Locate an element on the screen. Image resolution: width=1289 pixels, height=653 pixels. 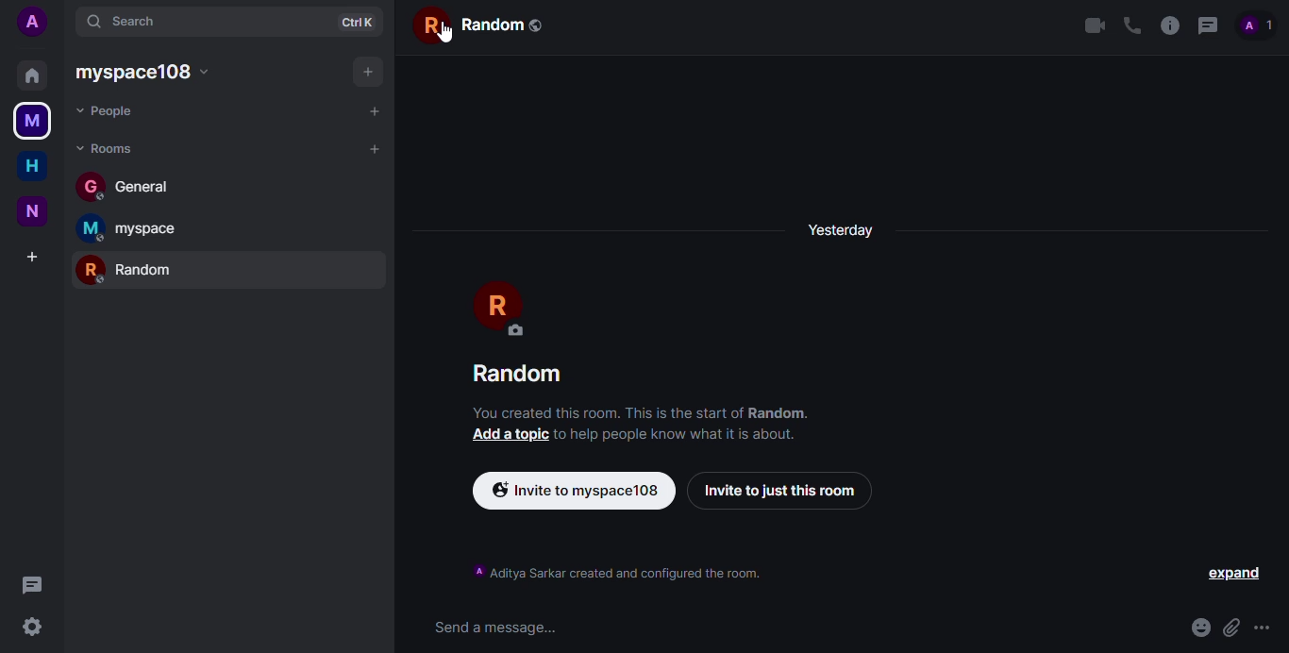
new is located at coordinates (31, 212).